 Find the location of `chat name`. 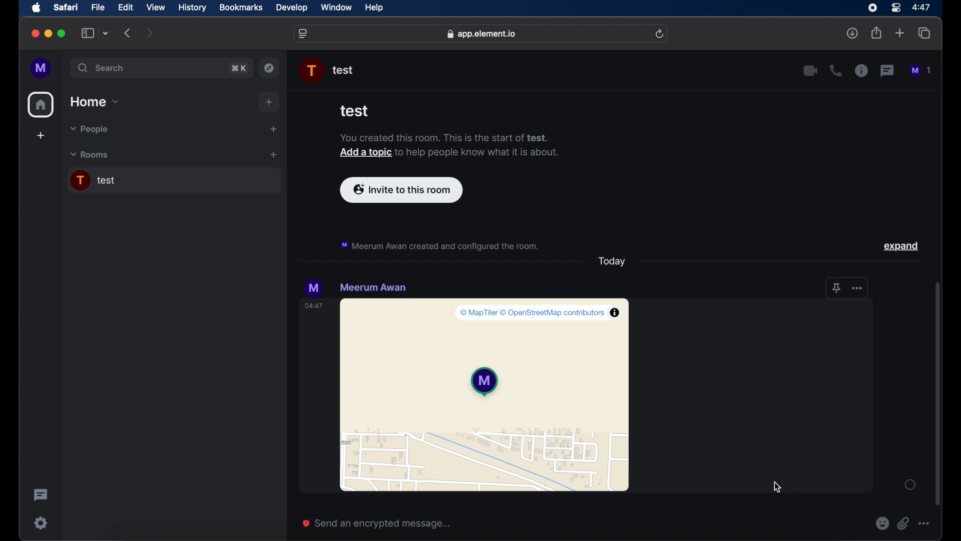

chat name is located at coordinates (343, 71).